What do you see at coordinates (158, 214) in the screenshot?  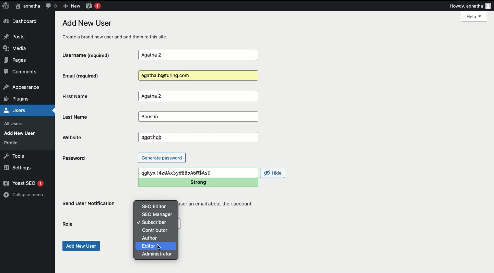 I see `SEO manager` at bounding box center [158, 214].